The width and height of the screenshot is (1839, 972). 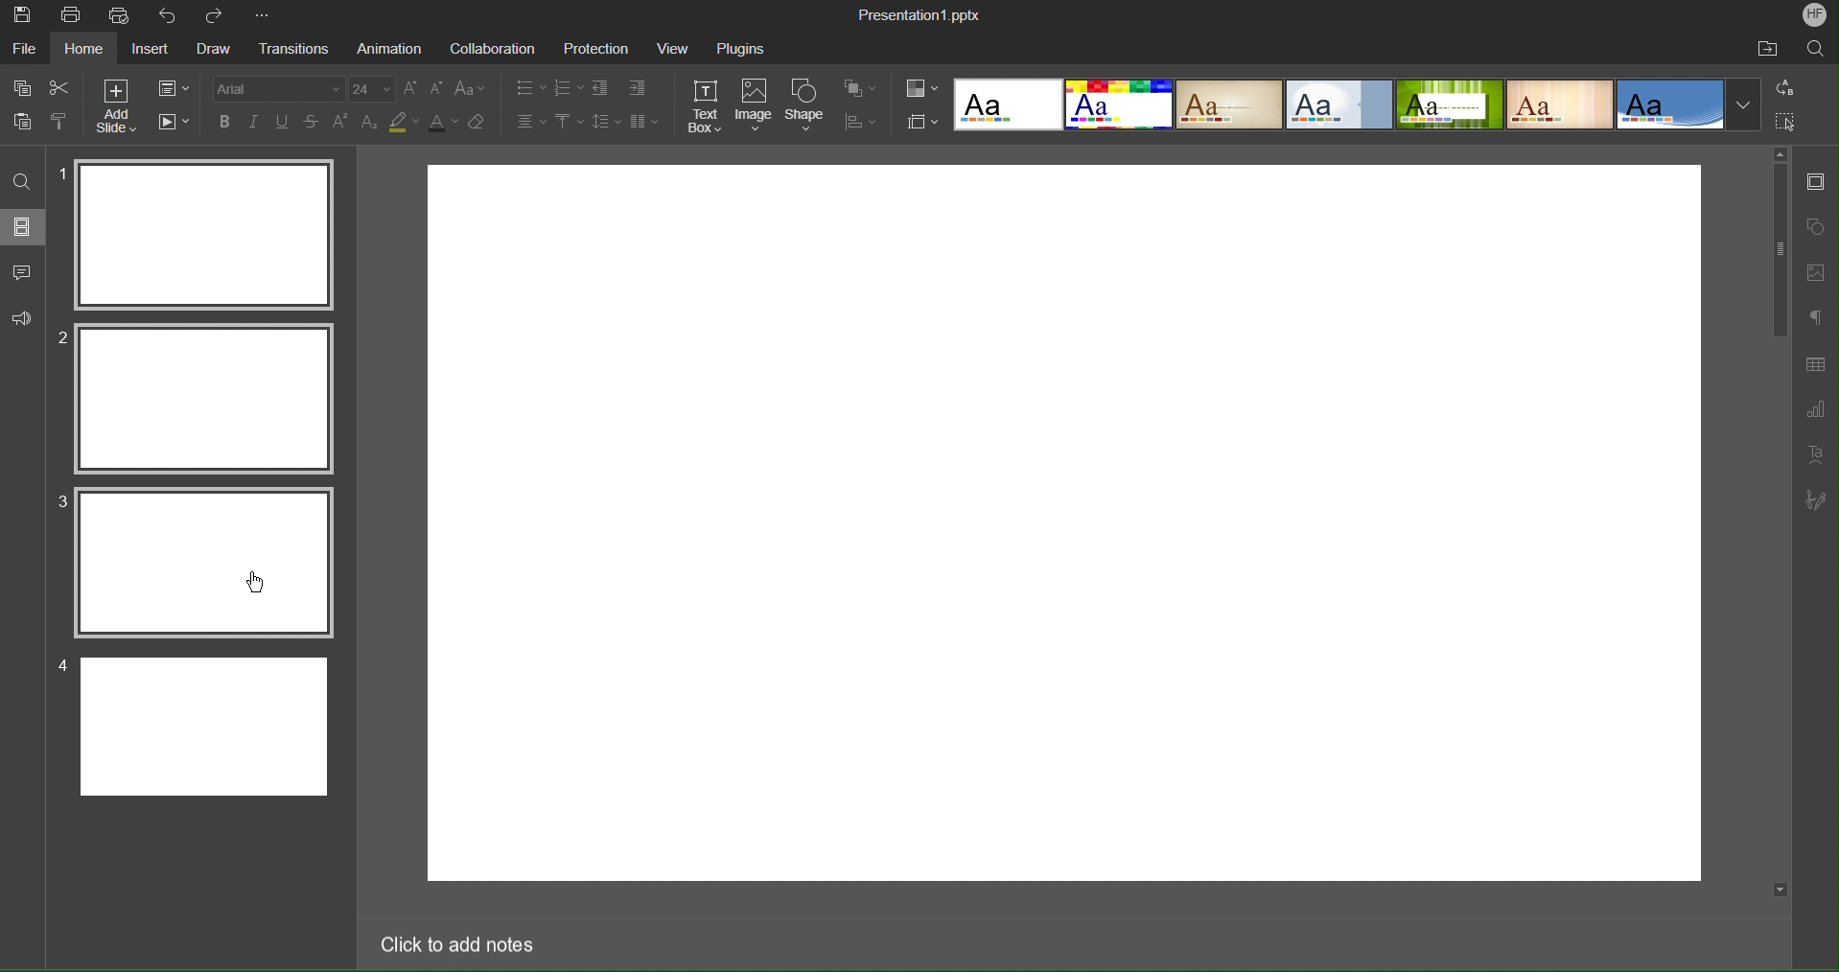 I want to click on Image Settings, so click(x=1817, y=272).